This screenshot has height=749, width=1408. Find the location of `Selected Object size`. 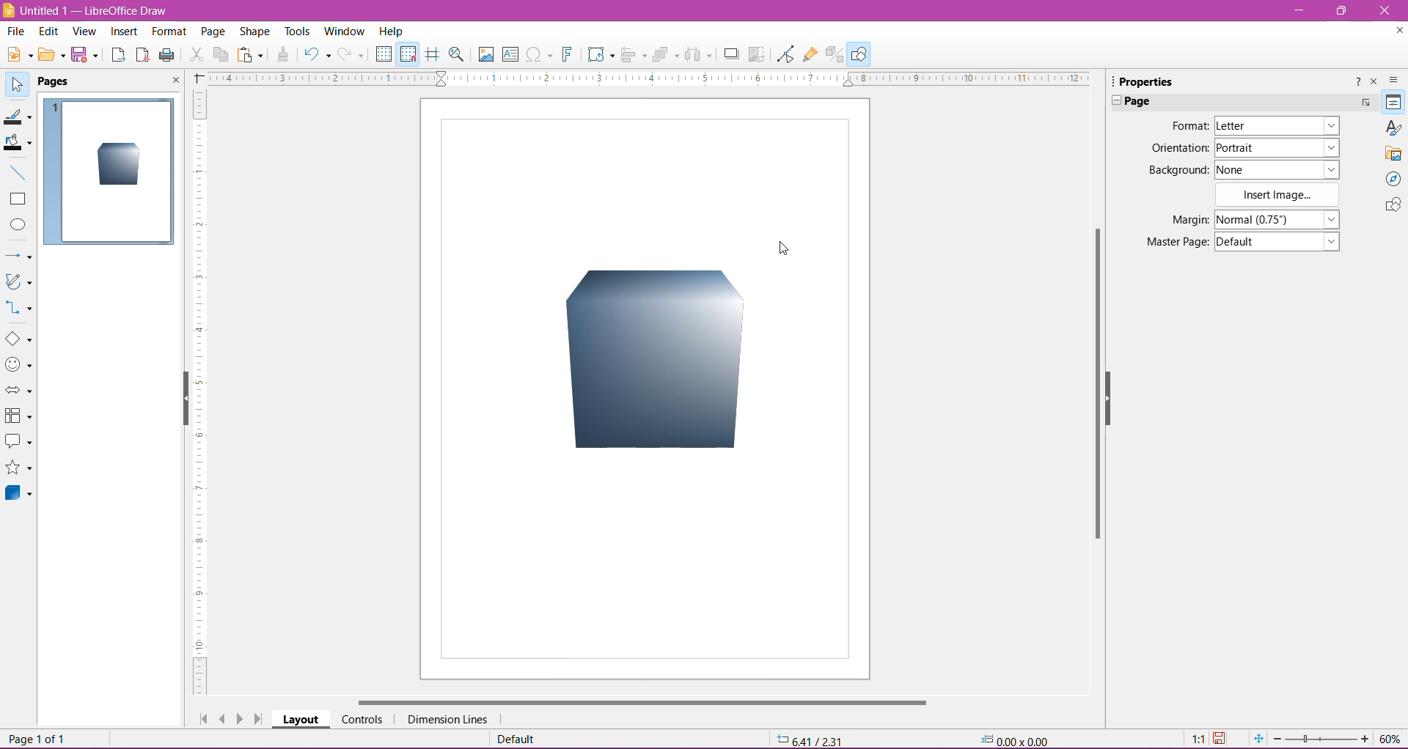

Selected Object size is located at coordinates (1022, 739).